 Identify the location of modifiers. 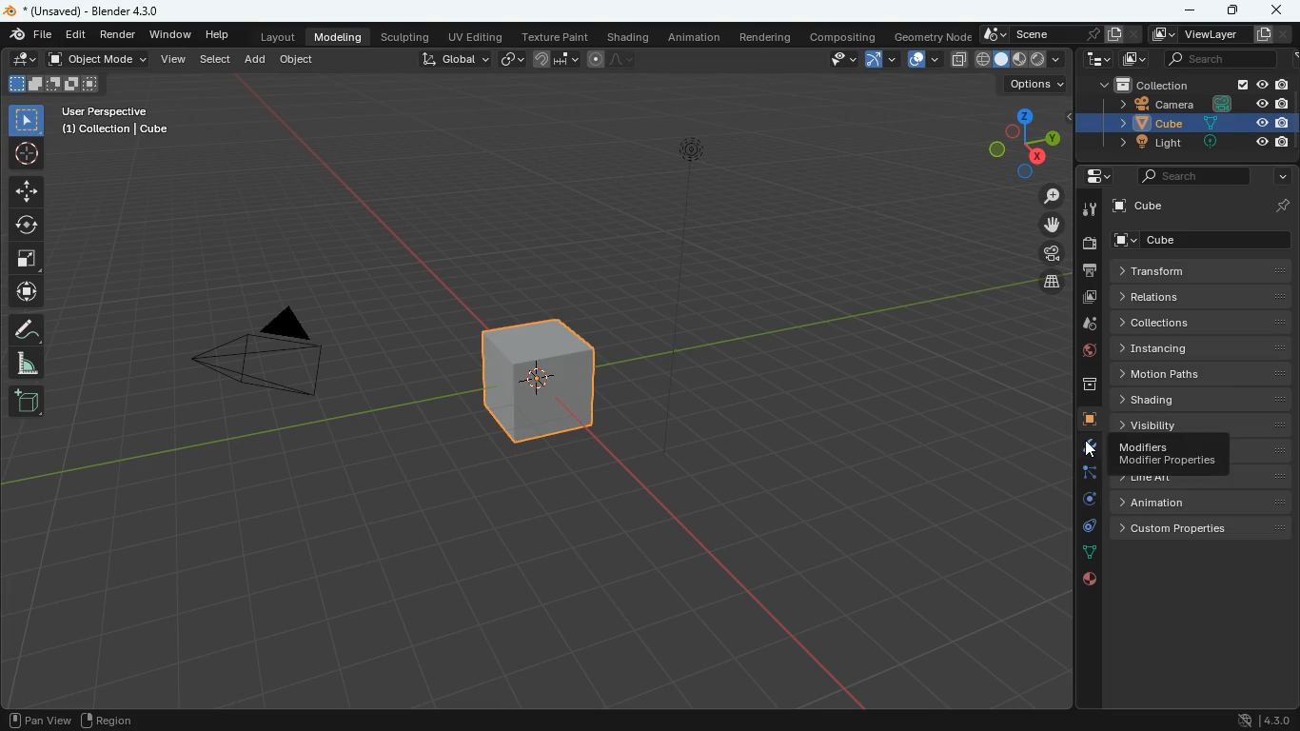
(1086, 448).